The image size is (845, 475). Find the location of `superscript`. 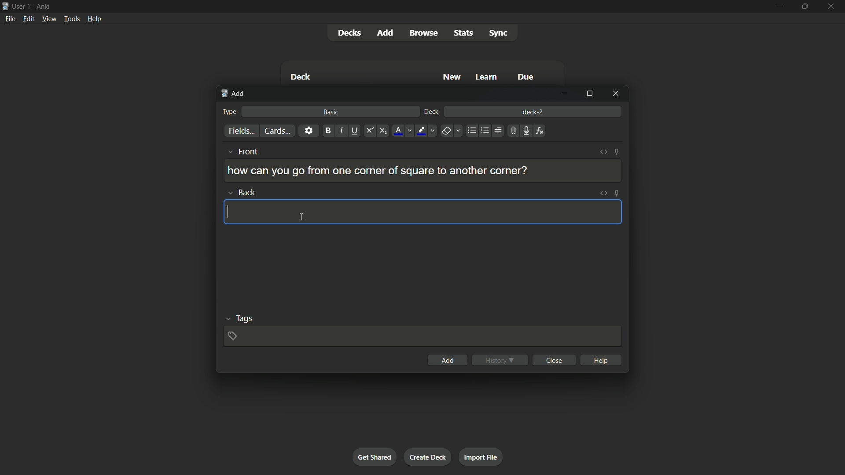

superscript is located at coordinates (370, 131).